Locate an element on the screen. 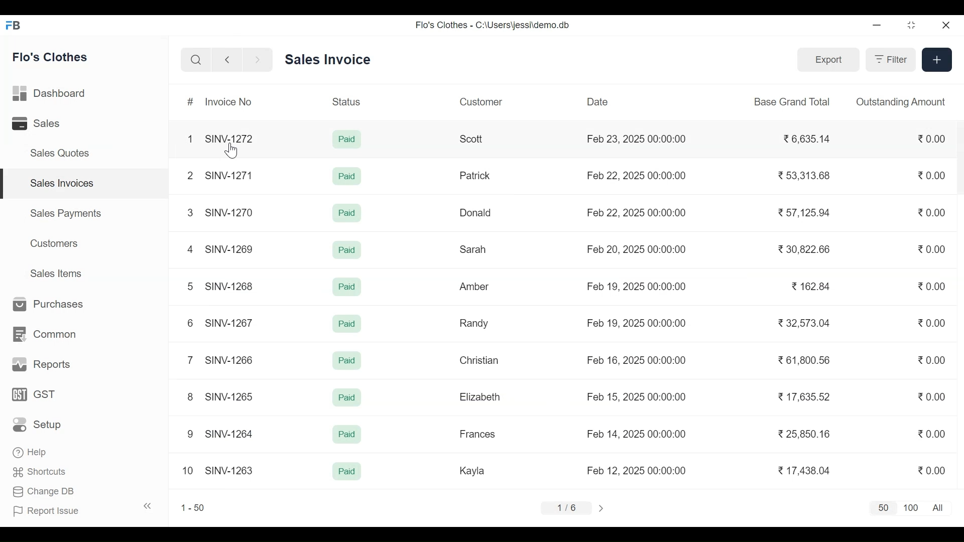 Image resolution: width=964 pixels, height=542 pixels. Sales Items is located at coordinates (56, 273).